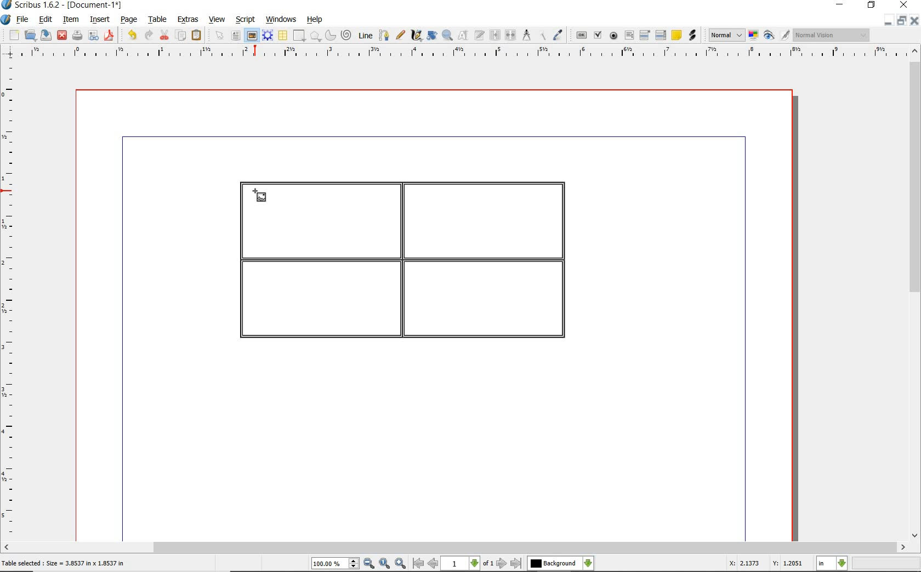 Image resolution: width=921 pixels, height=572 pixels. Describe the element at coordinates (246, 20) in the screenshot. I see `script` at that location.